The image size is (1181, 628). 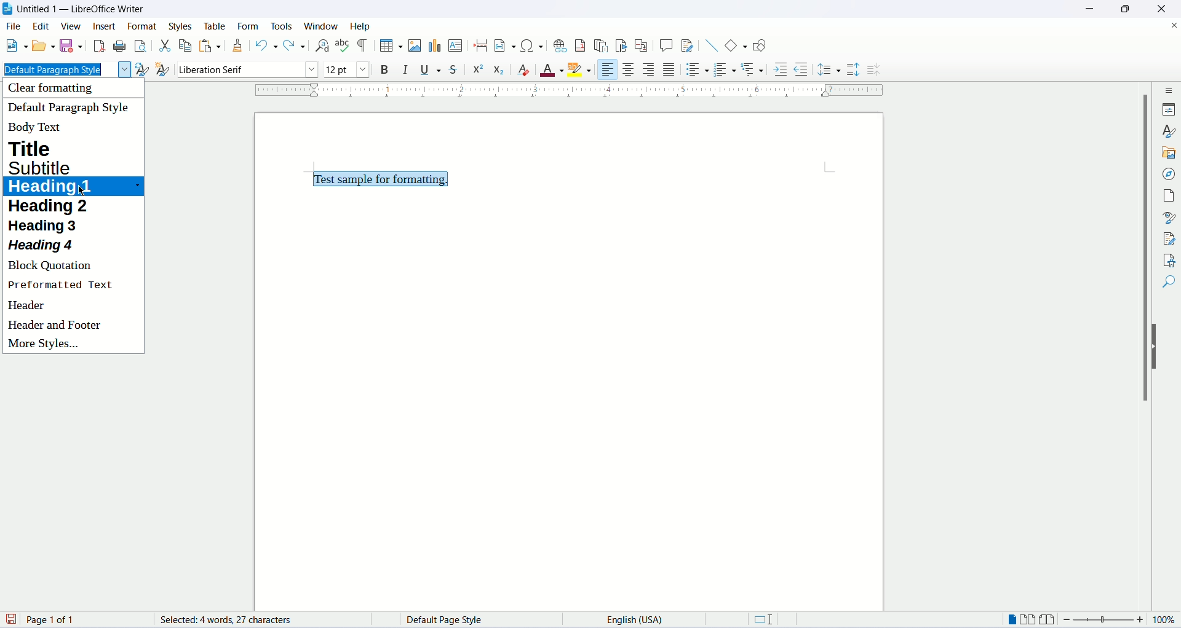 I want to click on decrease indent, so click(x=800, y=69).